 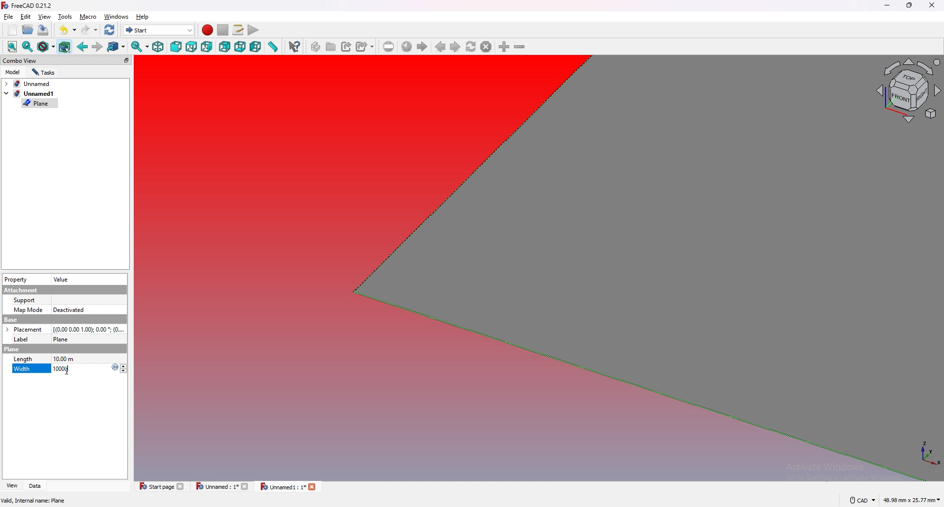 What do you see at coordinates (254, 30) in the screenshot?
I see `execute macro` at bounding box center [254, 30].